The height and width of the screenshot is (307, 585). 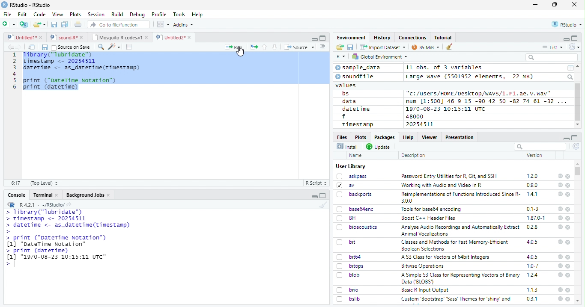 What do you see at coordinates (533, 176) in the screenshot?
I see `1.2.0` at bounding box center [533, 176].